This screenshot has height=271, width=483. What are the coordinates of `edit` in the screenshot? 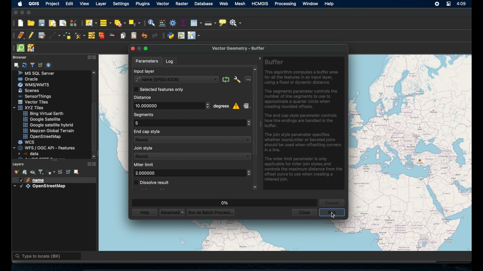 It's located at (70, 4).